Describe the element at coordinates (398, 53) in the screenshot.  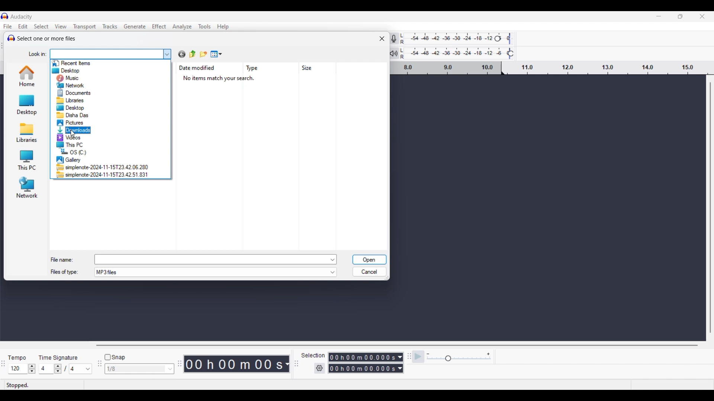
I see `Playback meter` at that location.